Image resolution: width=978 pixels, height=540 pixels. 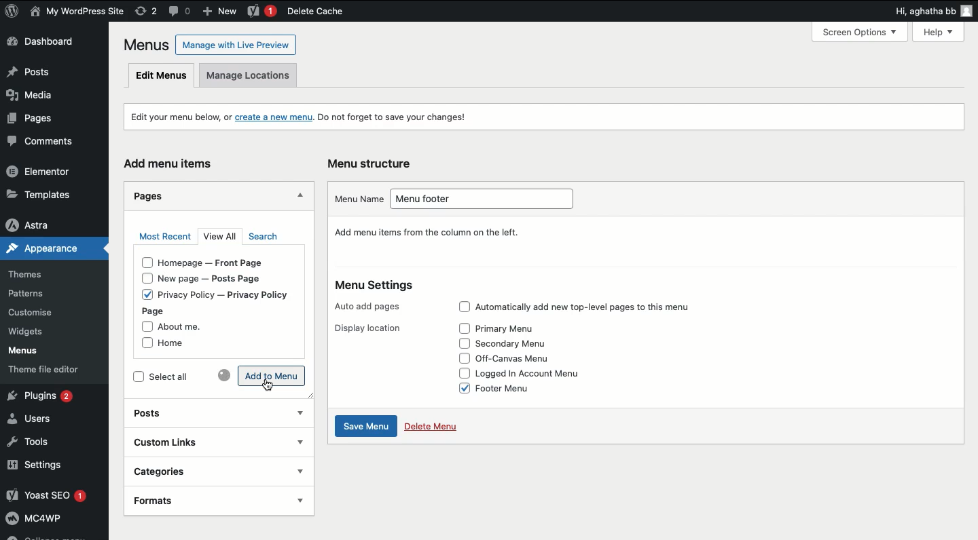 I want to click on Theme file editor, so click(x=55, y=372).